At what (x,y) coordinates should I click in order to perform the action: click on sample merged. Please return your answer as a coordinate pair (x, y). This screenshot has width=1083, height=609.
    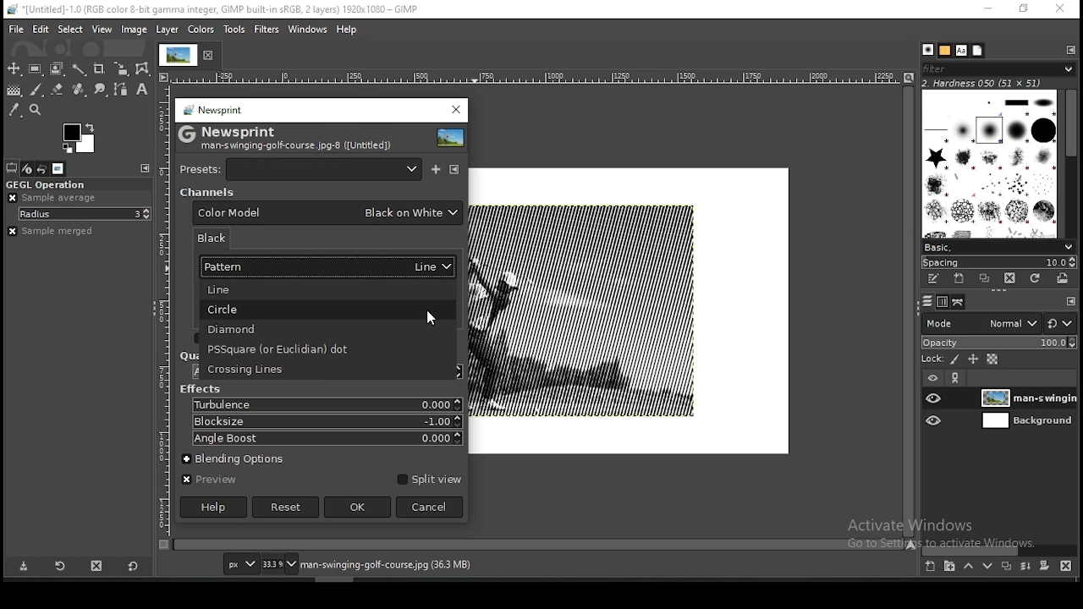
    Looking at the image, I should click on (67, 233).